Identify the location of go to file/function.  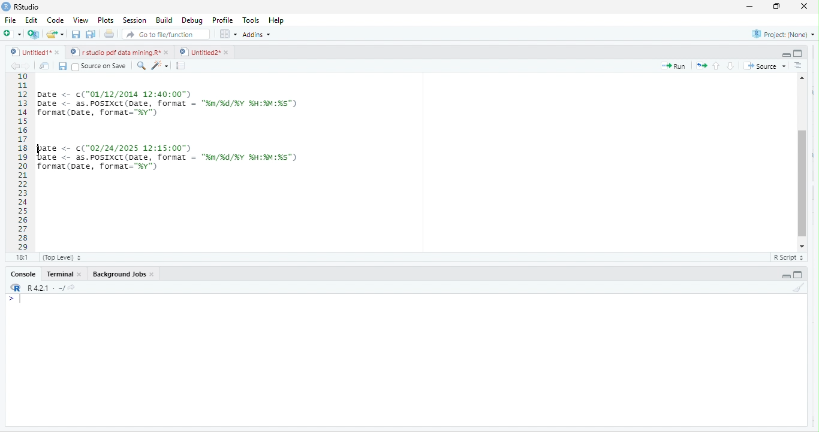
(163, 36).